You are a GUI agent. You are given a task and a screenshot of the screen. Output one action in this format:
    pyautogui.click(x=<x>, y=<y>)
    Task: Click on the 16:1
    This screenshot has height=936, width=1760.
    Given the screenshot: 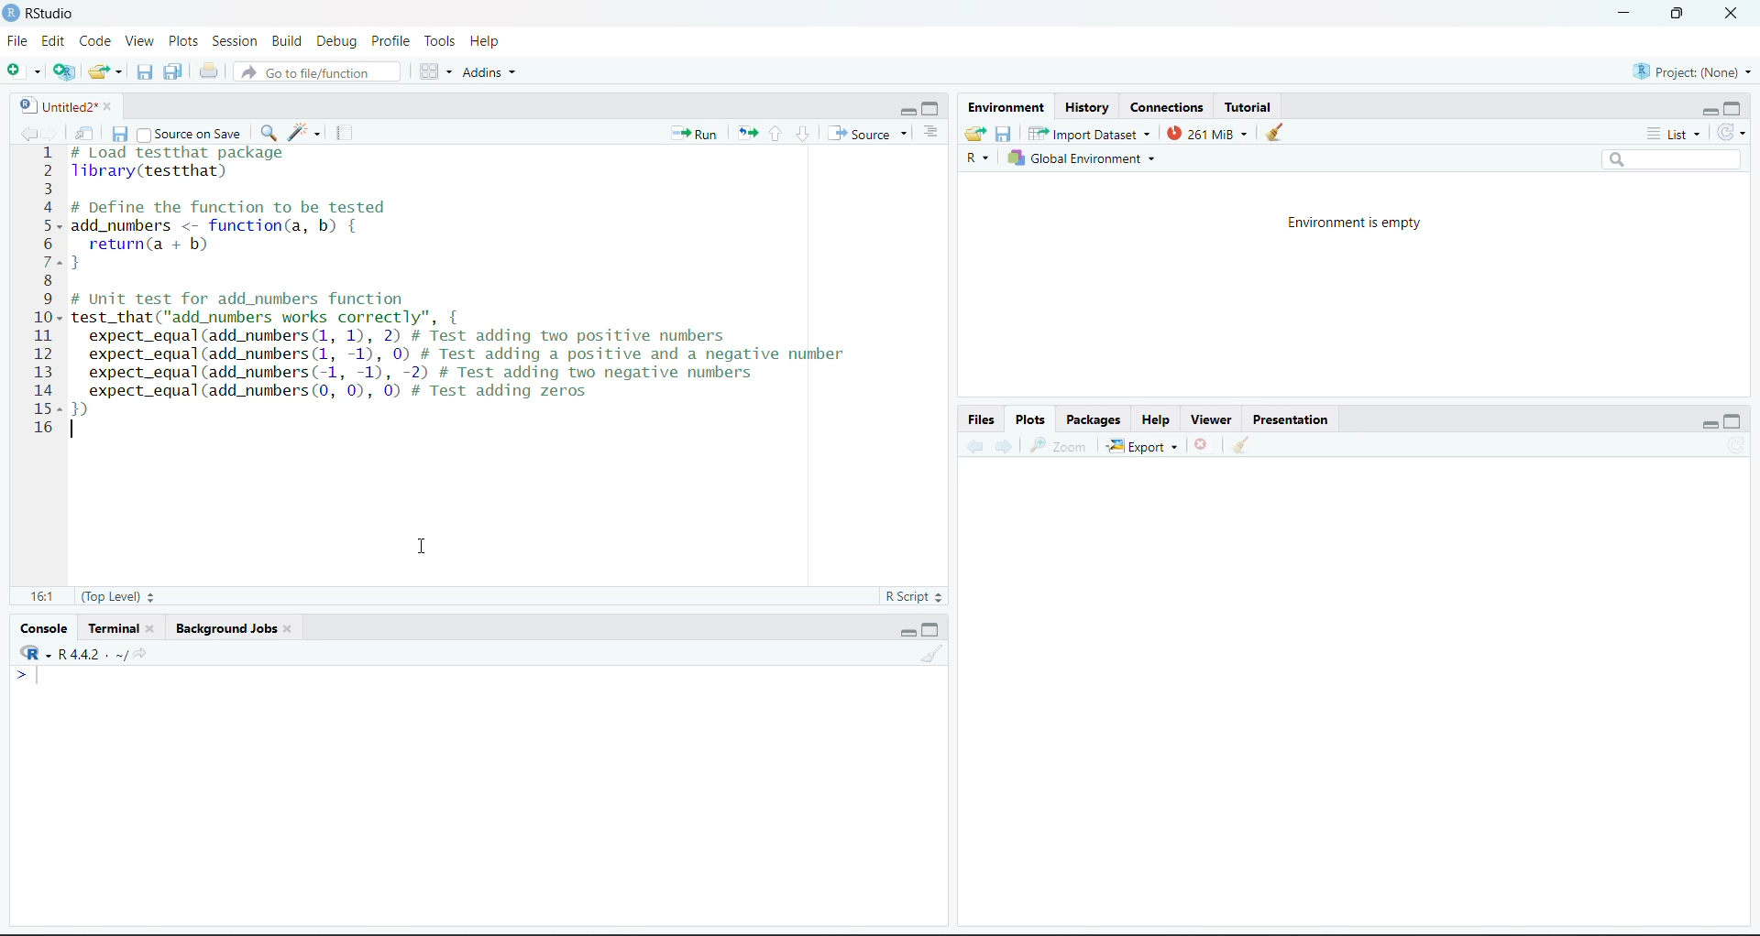 What is the action you would take?
    pyautogui.click(x=40, y=595)
    